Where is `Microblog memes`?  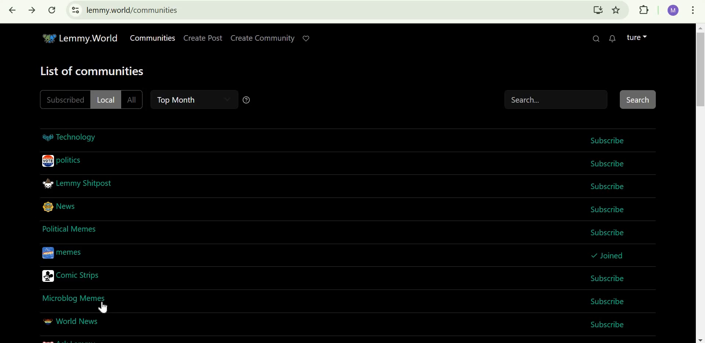 Microblog memes is located at coordinates (76, 297).